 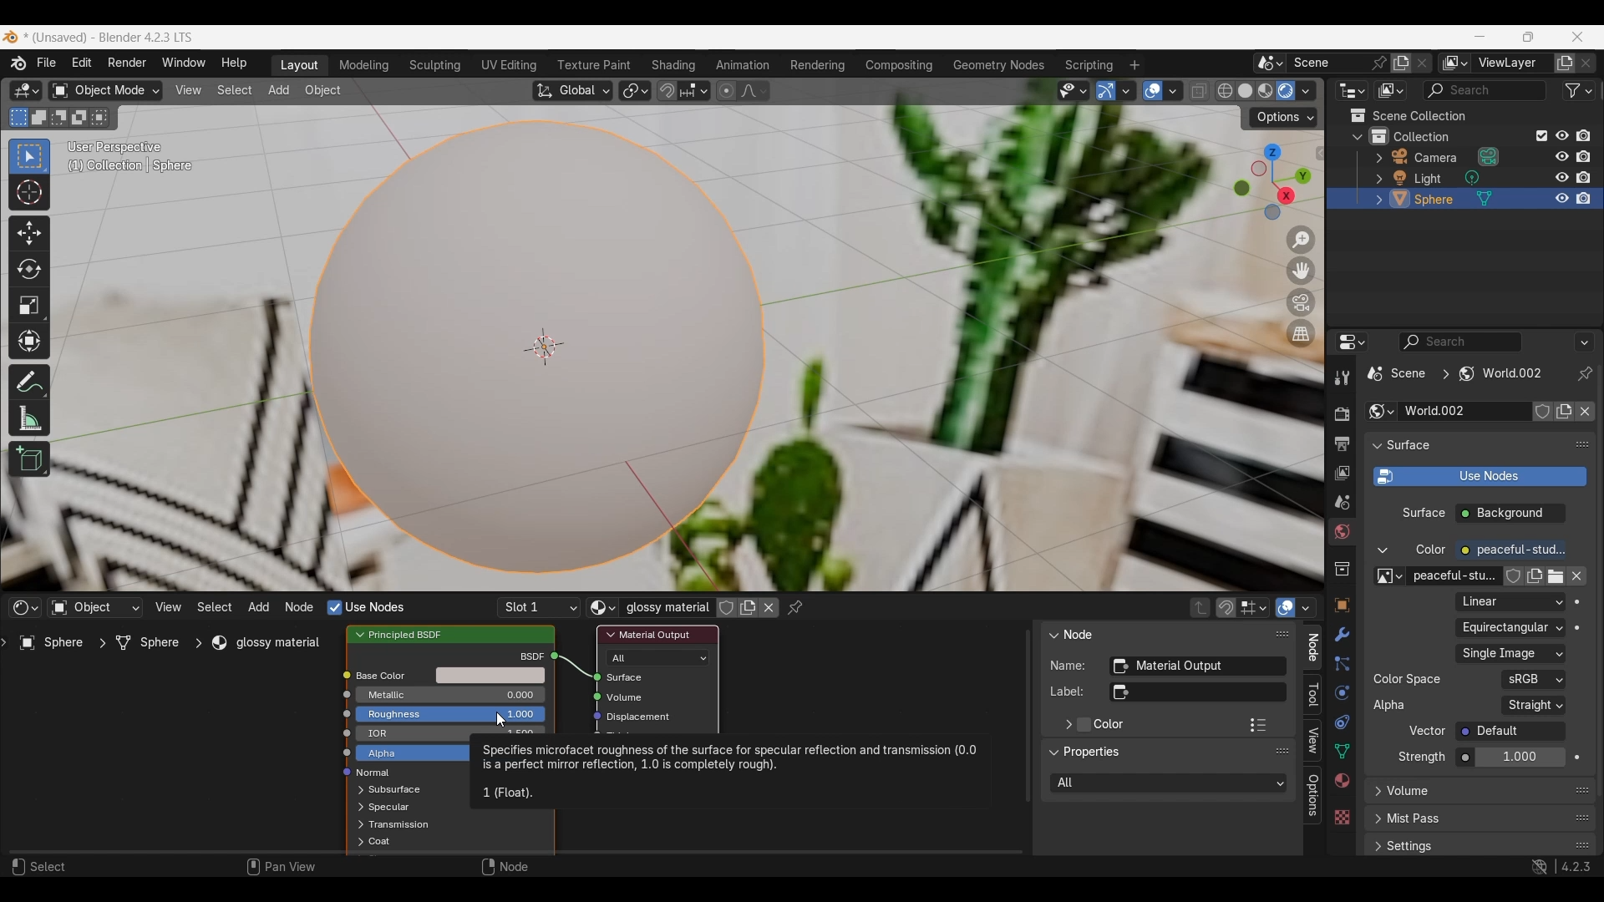 What do you see at coordinates (1074, 91) in the screenshot?
I see `Selectability and visibility options` at bounding box center [1074, 91].